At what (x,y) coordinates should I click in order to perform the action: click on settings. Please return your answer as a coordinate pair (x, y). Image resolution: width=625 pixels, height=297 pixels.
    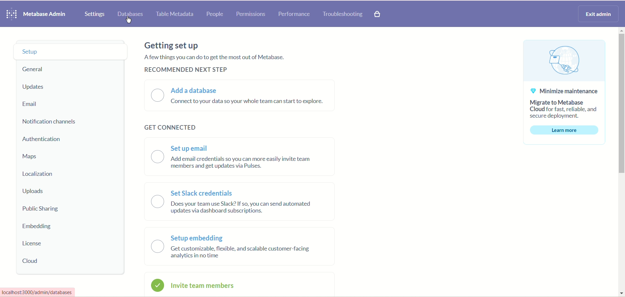
    Looking at the image, I should click on (95, 14).